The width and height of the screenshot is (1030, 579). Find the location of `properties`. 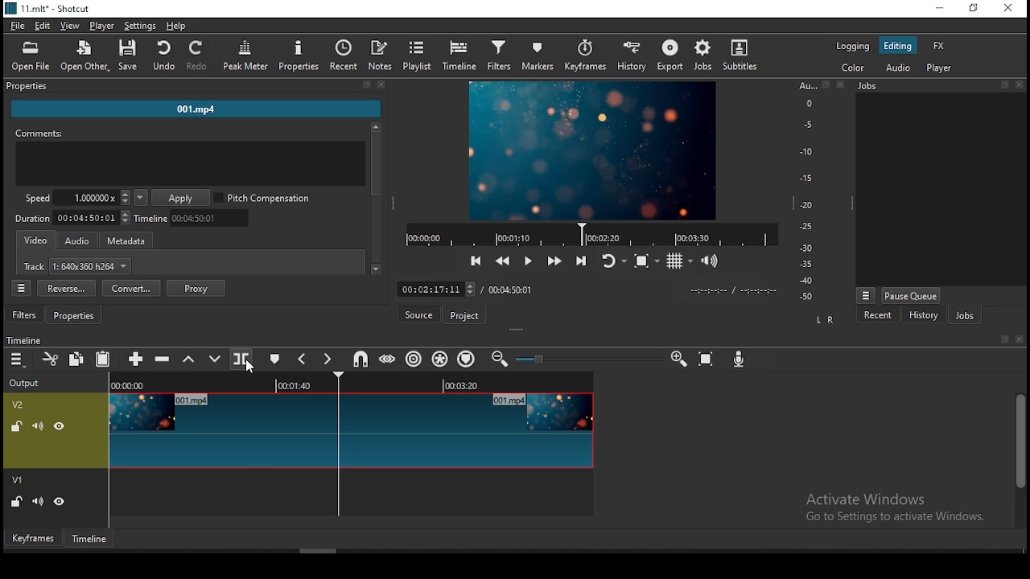

properties is located at coordinates (194, 87).